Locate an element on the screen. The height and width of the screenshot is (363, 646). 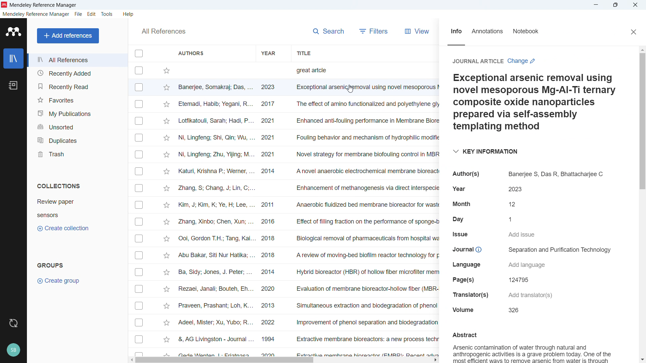
volume  is located at coordinates (514, 310).